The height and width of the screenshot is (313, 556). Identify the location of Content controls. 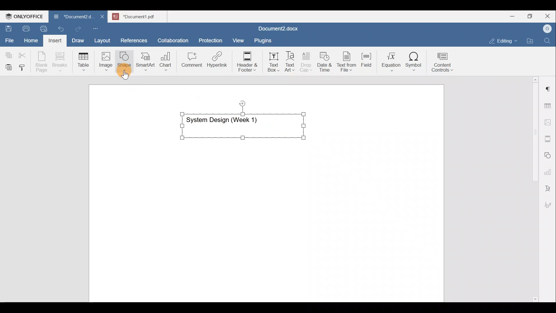
(443, 64).